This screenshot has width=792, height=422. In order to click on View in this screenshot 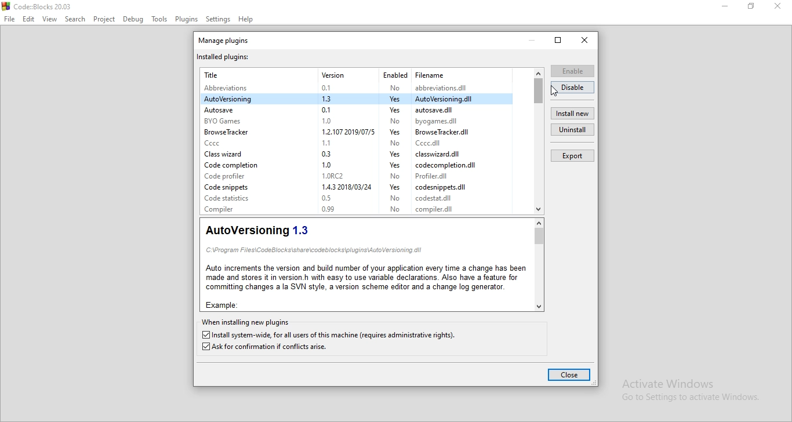, I will do `click(49, 19)`.